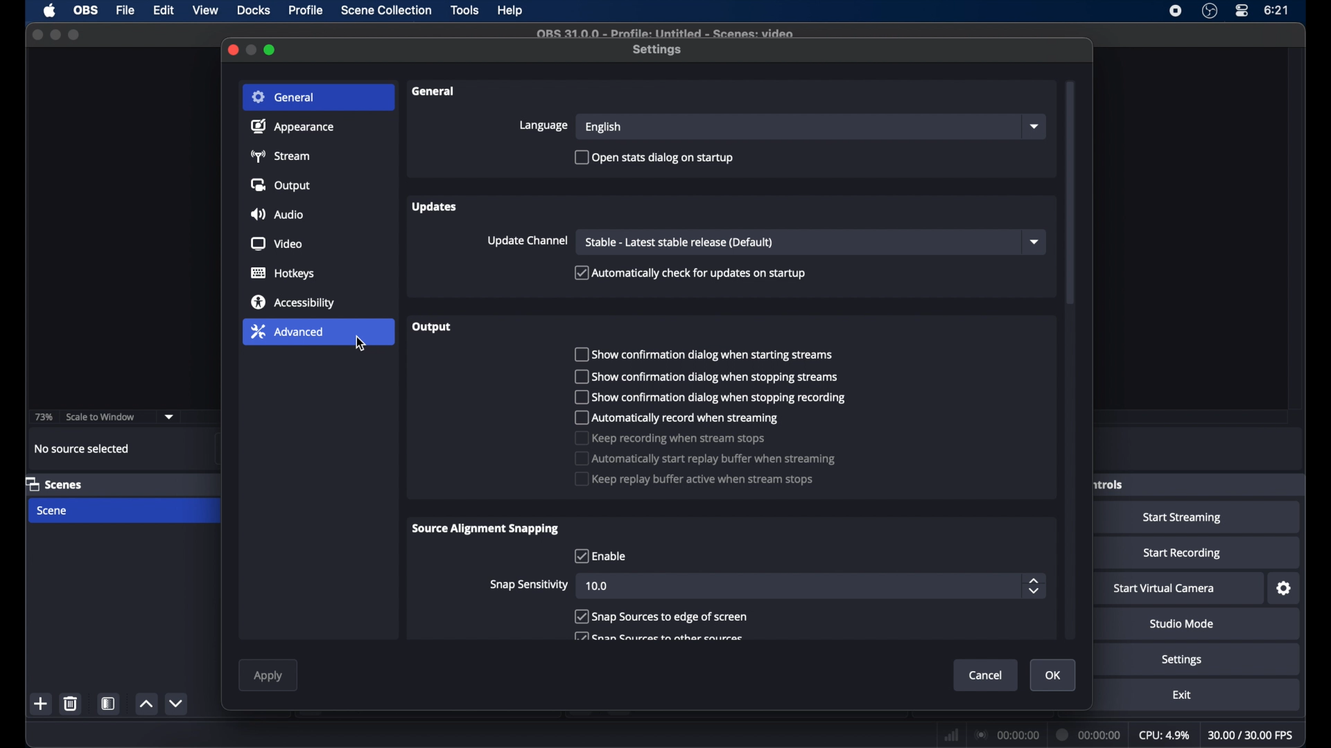 The width and height of the screenshot is (1331, 748). Describe the element at coordinates (42, 704) in the screenshot. I see `add` at that location.